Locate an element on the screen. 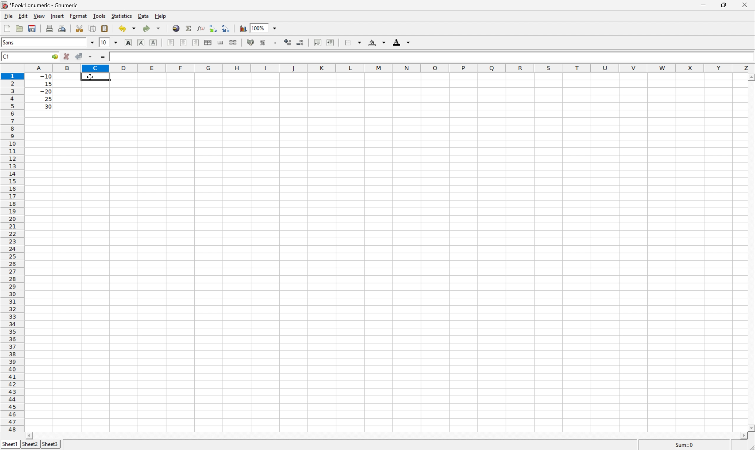 This screenshot has width=755, height=450. -10 is located at coordinates (46, 76).